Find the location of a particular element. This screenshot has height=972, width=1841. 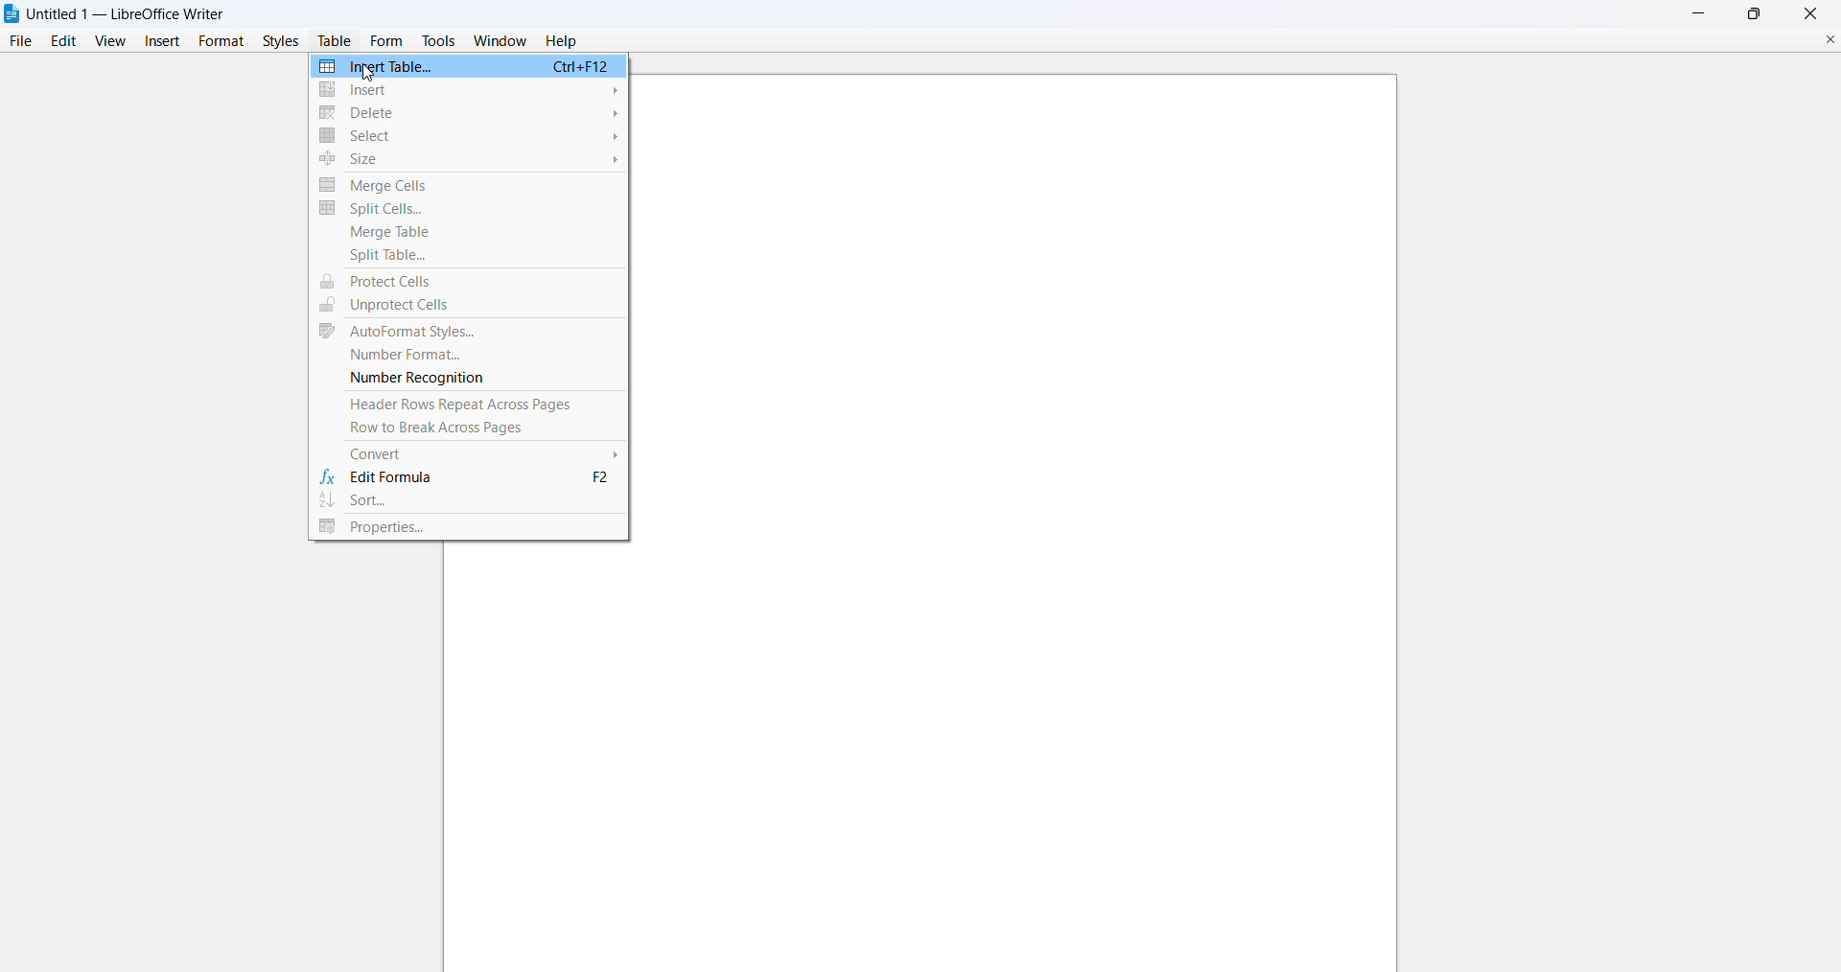

unprotect cells is located at coordinates (464, 306).